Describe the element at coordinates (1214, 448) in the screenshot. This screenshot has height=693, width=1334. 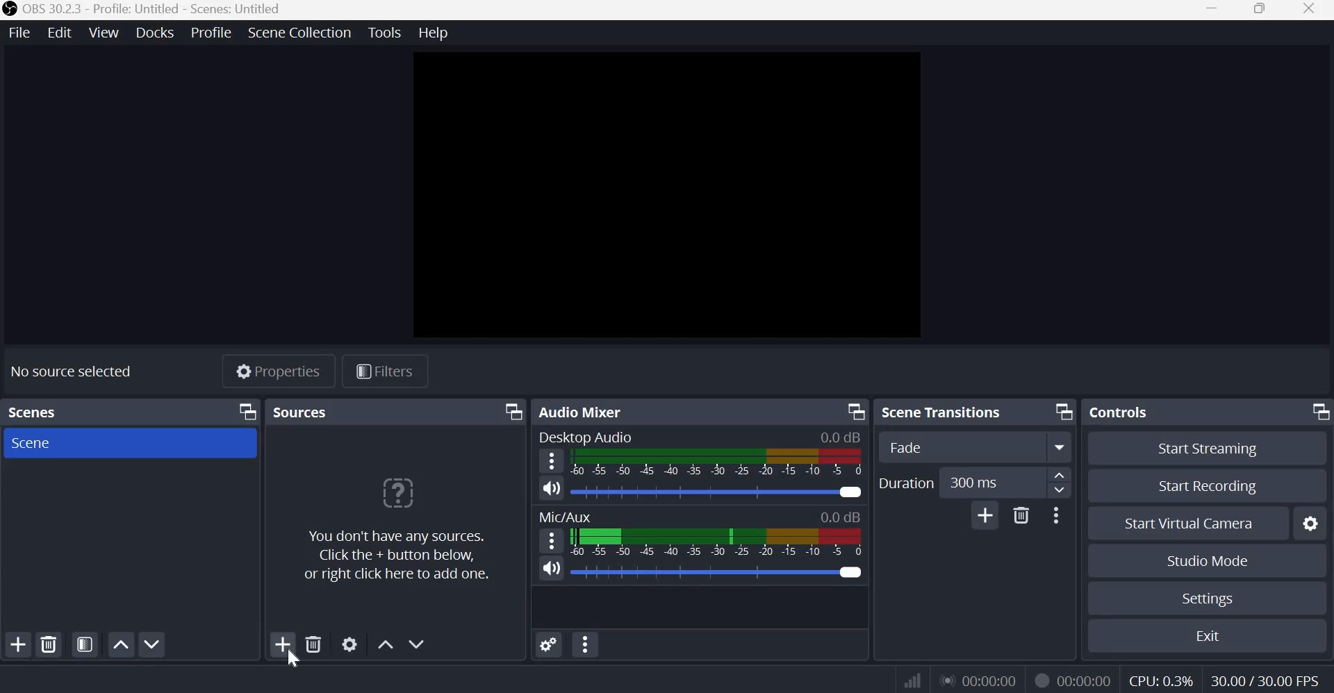
I see `Start streaming` at that location.